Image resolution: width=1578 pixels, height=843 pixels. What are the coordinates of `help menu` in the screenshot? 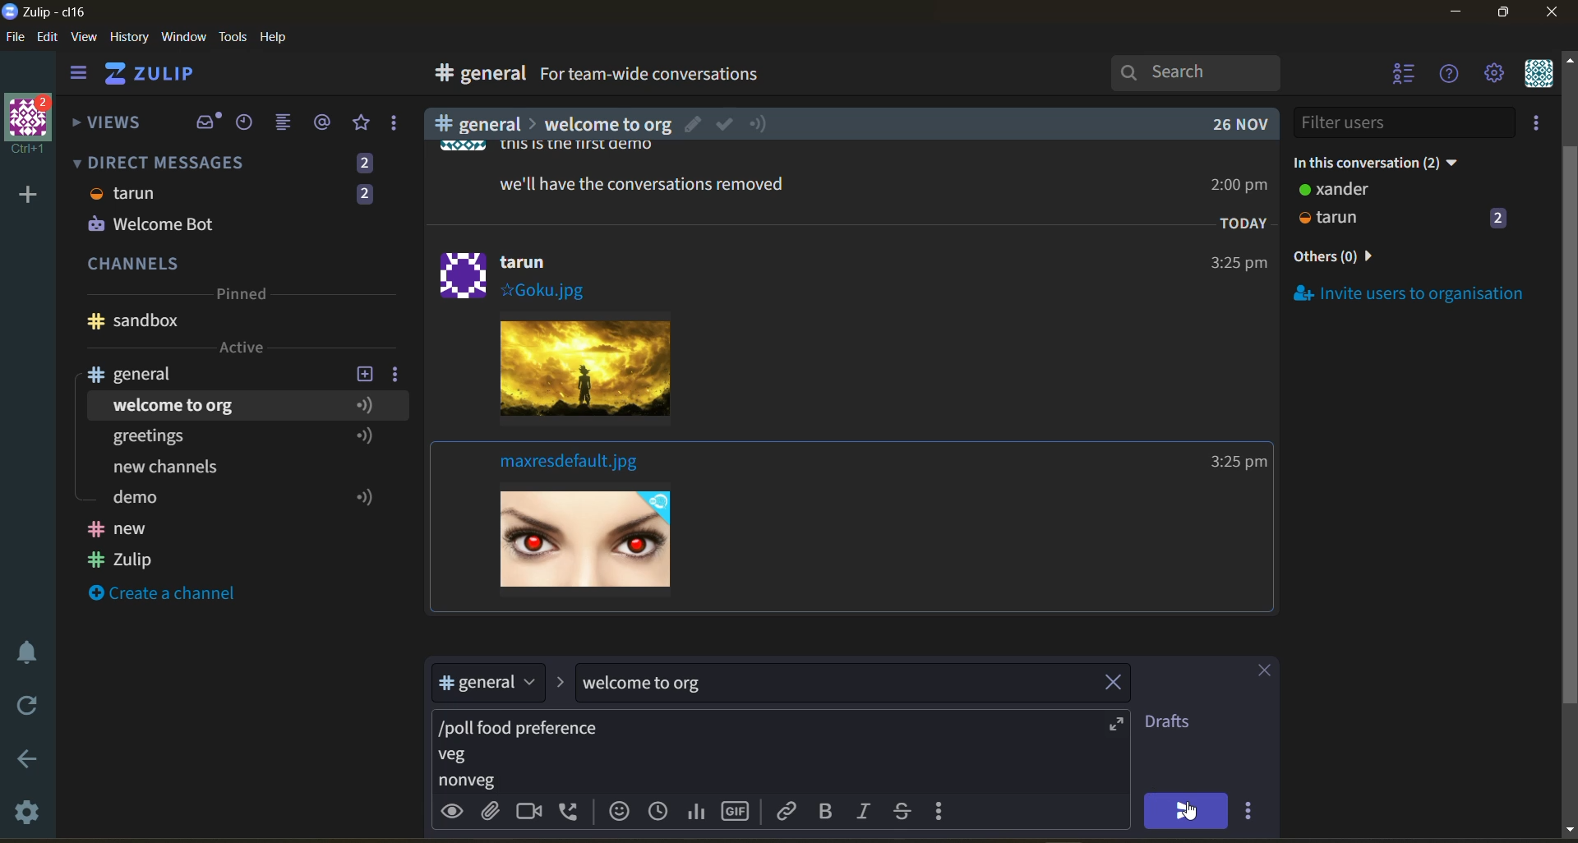 It's located at (1451, 76).